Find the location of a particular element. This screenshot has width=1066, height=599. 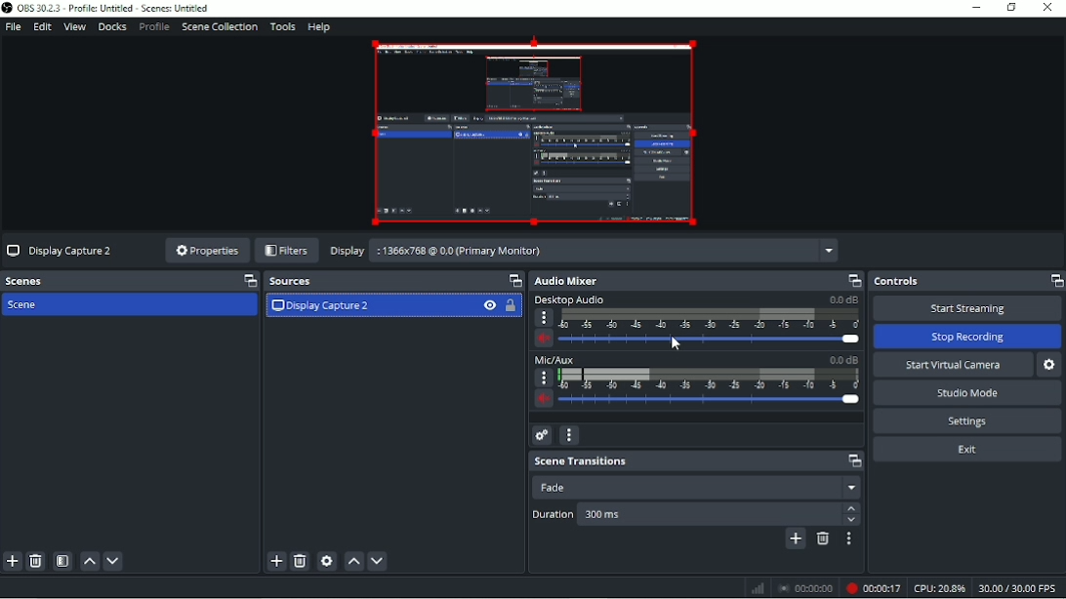

Edit is located at coordinates (42, 27).